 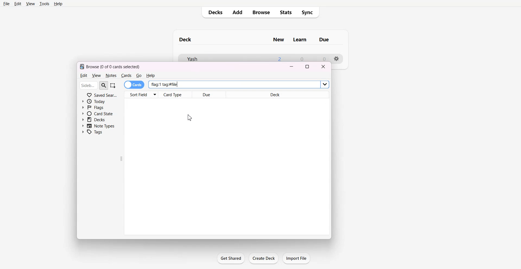 I want to click on Edit, so click(x=18, y=4).